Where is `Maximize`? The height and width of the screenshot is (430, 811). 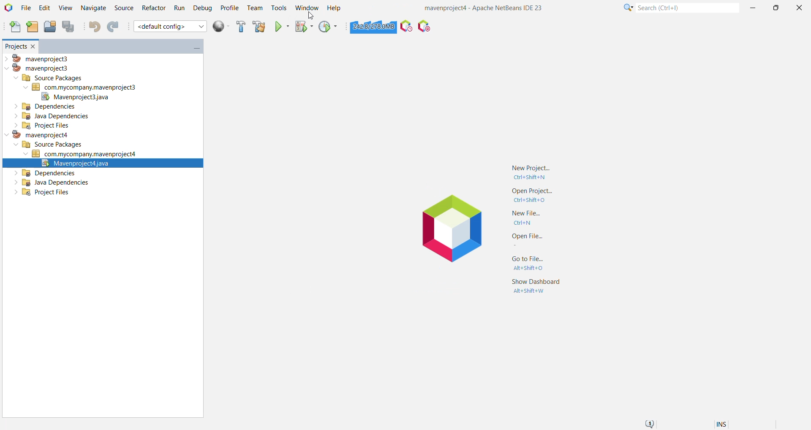 Maximize is located at coordinates (776, 8).